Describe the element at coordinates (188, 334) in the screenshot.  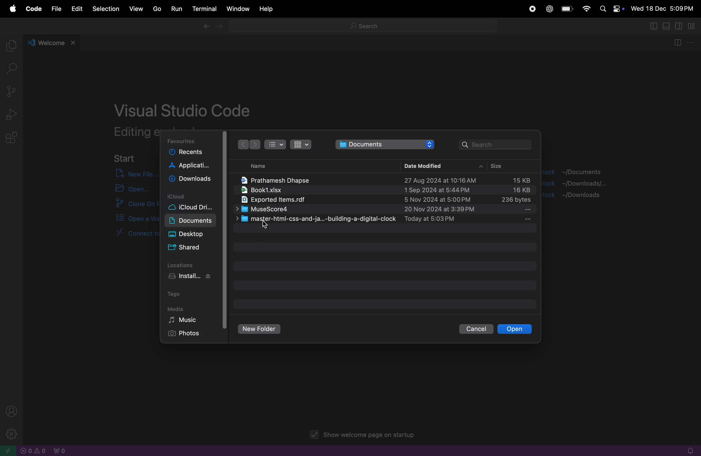
I see `photos` at that location.